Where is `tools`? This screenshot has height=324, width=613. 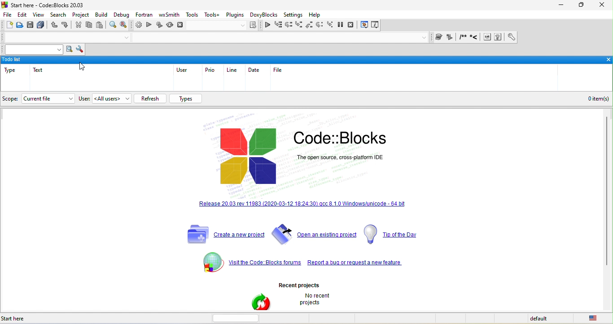 tools is located at coordinates (192, 15).